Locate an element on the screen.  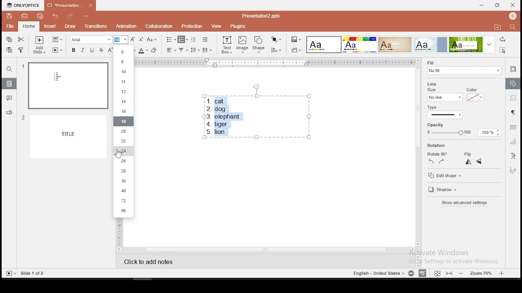
rotate 90 is located at coordinates (438, 155).